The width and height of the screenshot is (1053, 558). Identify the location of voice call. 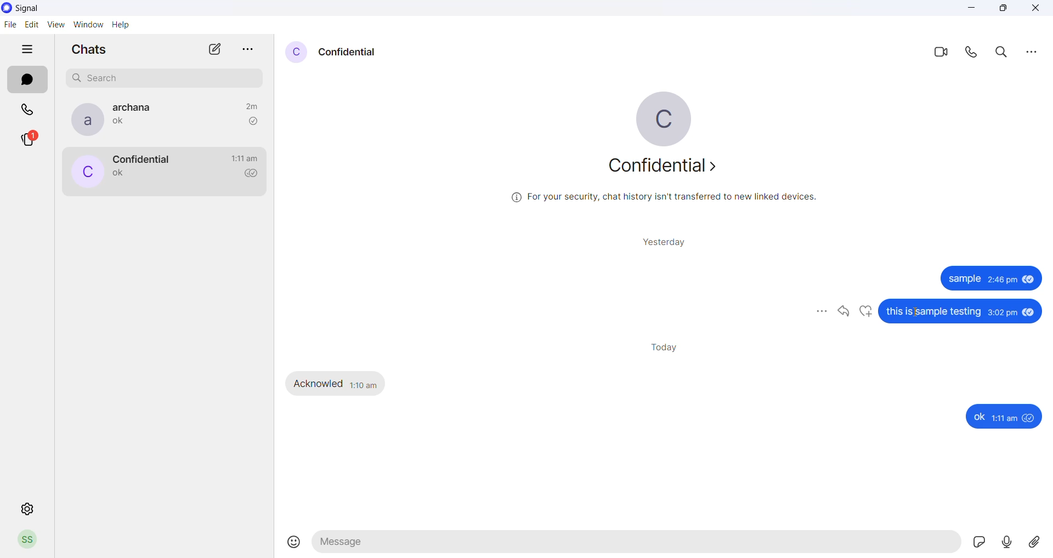
(973, 52).